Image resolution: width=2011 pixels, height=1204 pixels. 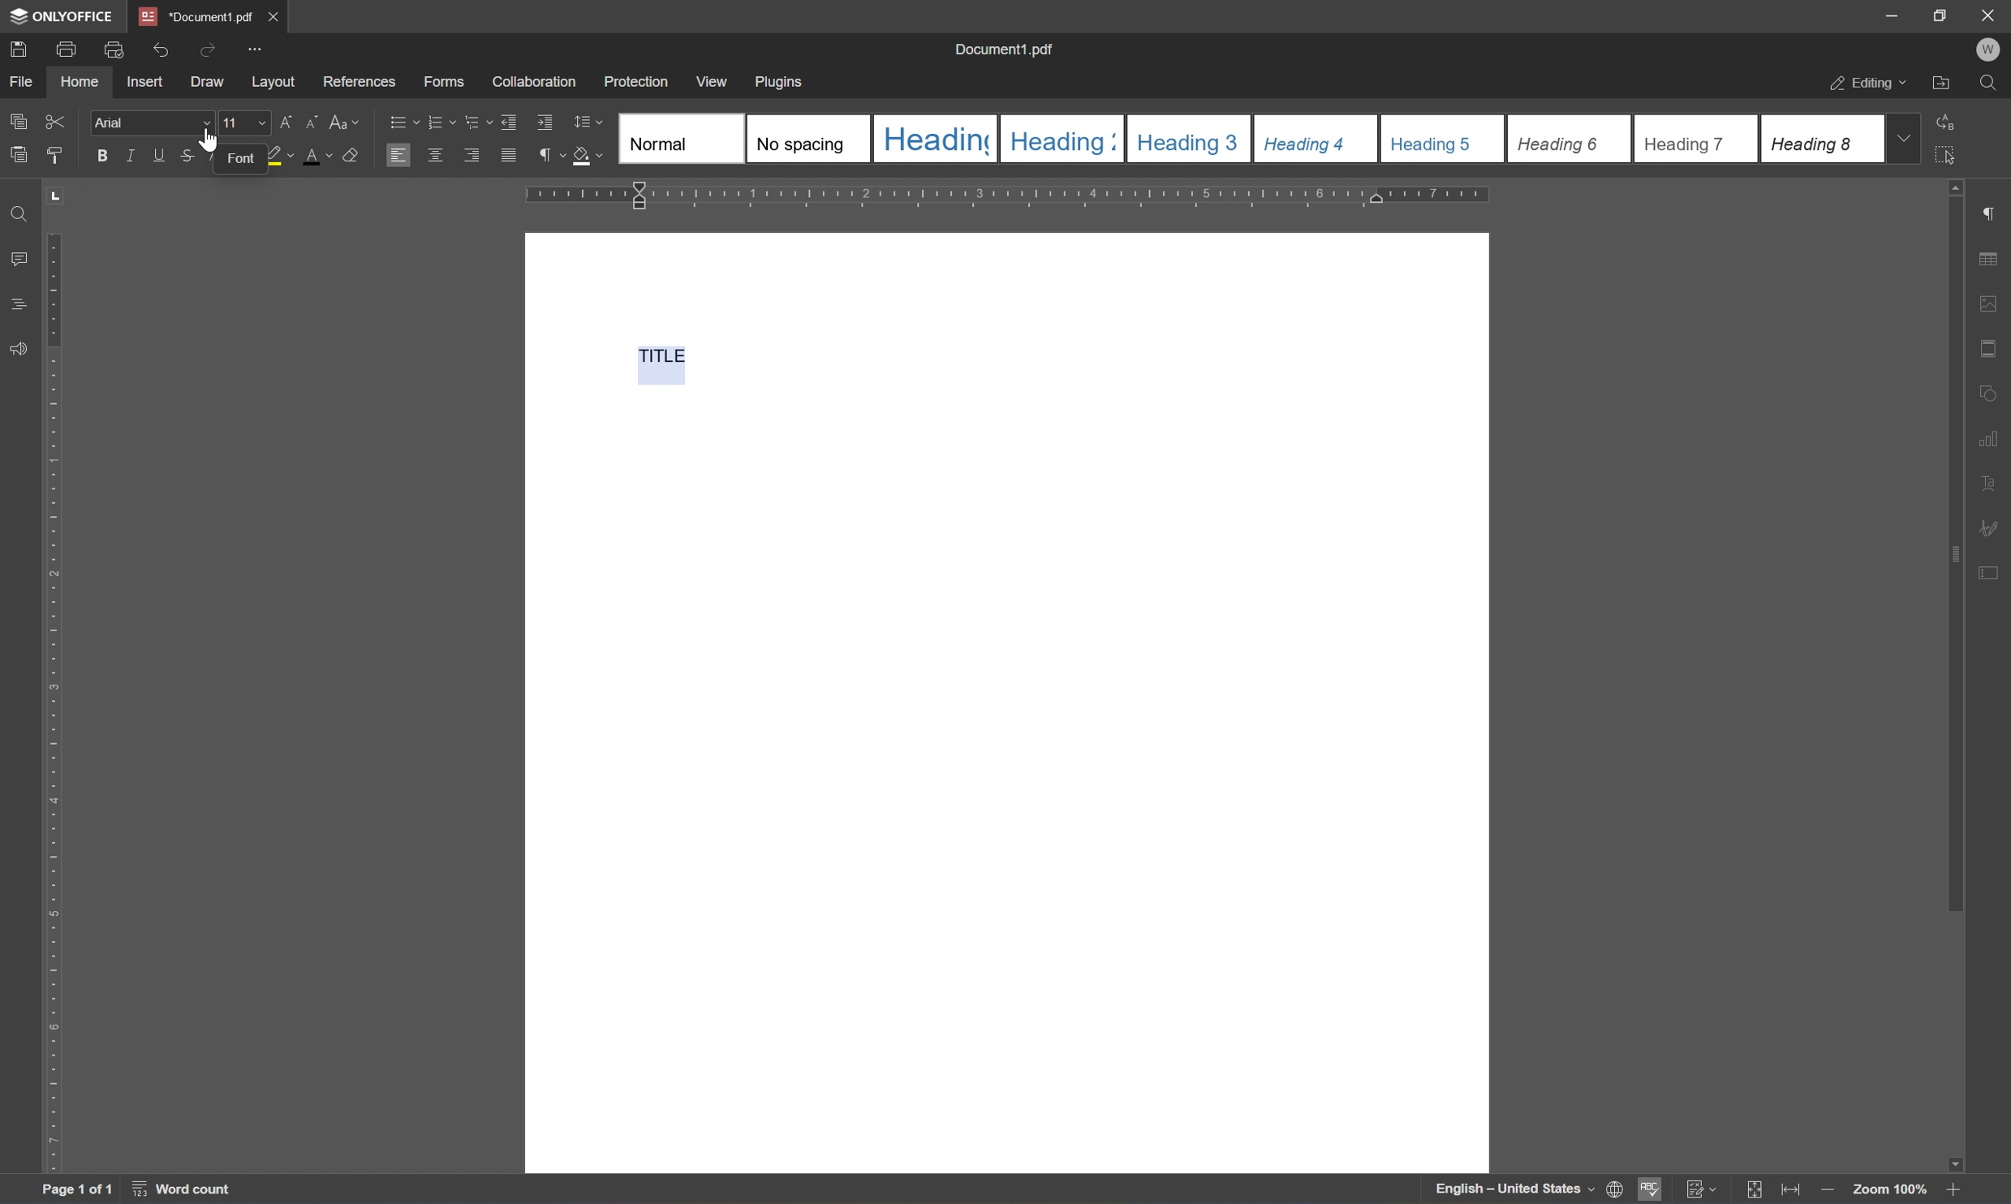 What do you see at coordinates (1892, 1191) in the screenshot?
I see `Zoom 100%` at bounding box center [1892, 1191].